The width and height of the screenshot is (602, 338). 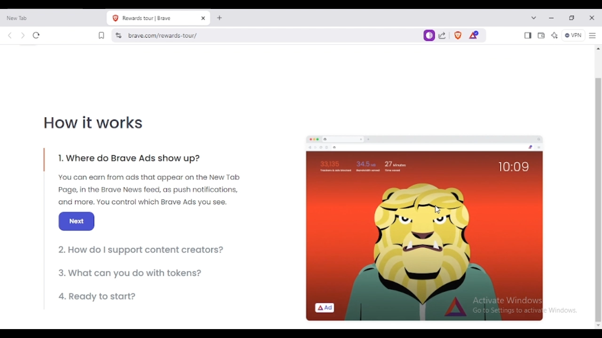 What do you see at coordinates (23, 36) in the screenshot?
I see `go forward` at bounding box center [23, 36].